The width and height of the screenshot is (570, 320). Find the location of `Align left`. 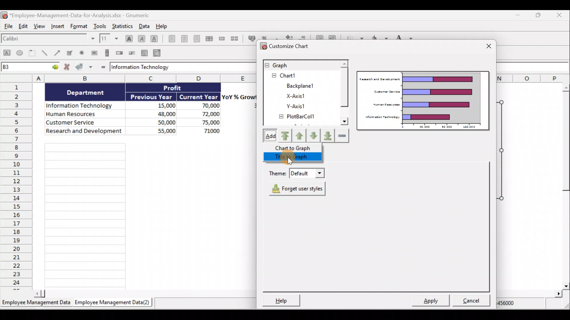

Align left is located at coordinates (170, 40).